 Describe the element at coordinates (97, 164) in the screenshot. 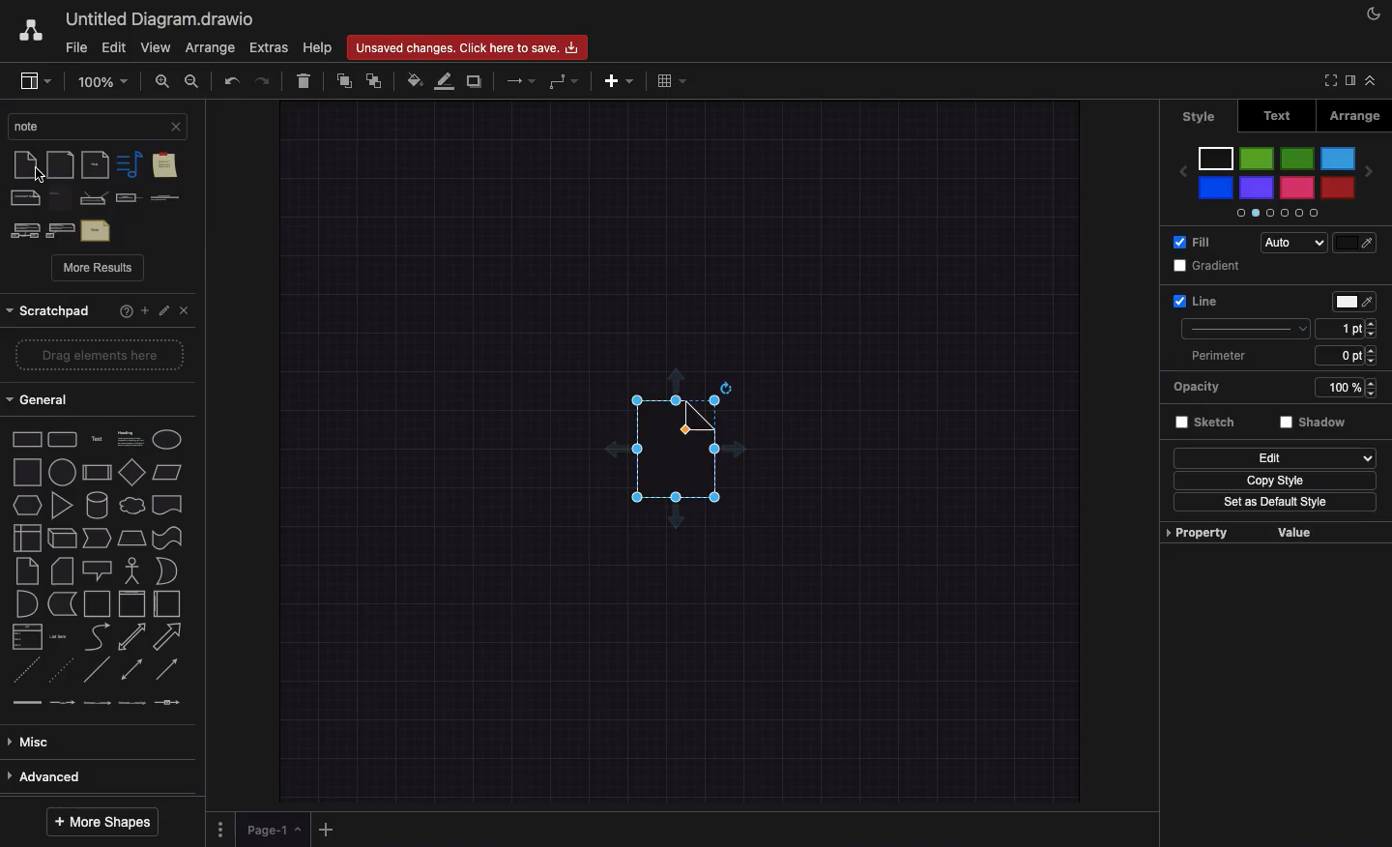

I see `note` at that location.